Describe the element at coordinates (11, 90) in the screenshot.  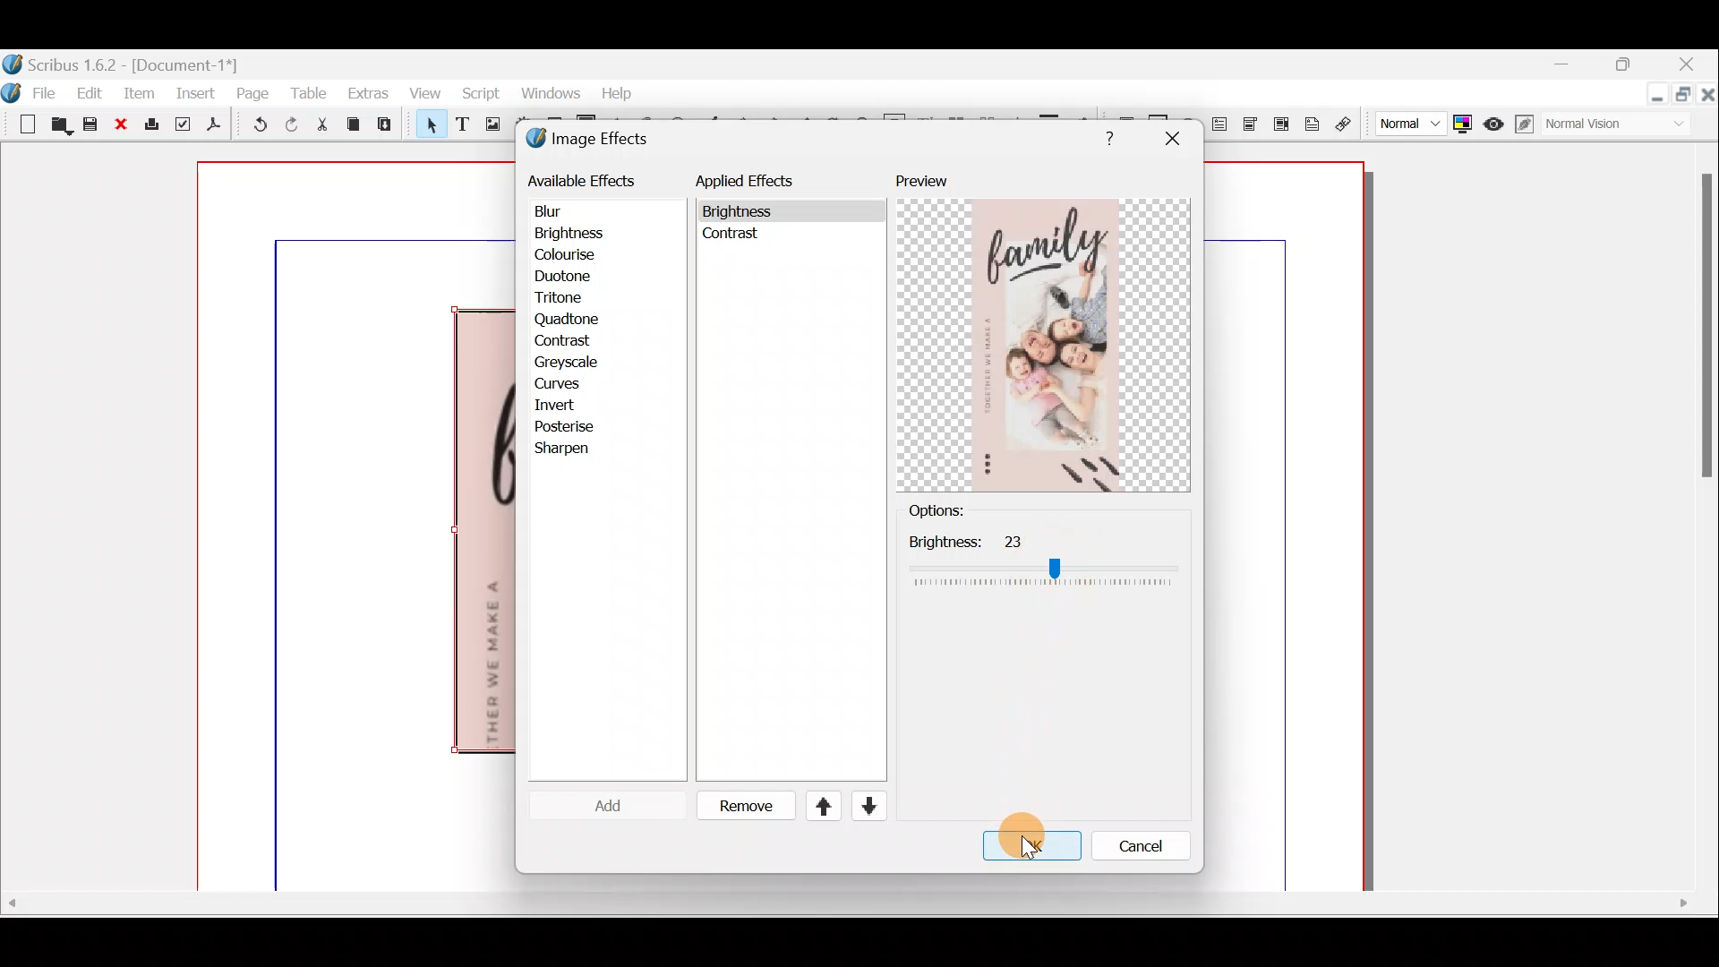
I see `Logo` at that location.